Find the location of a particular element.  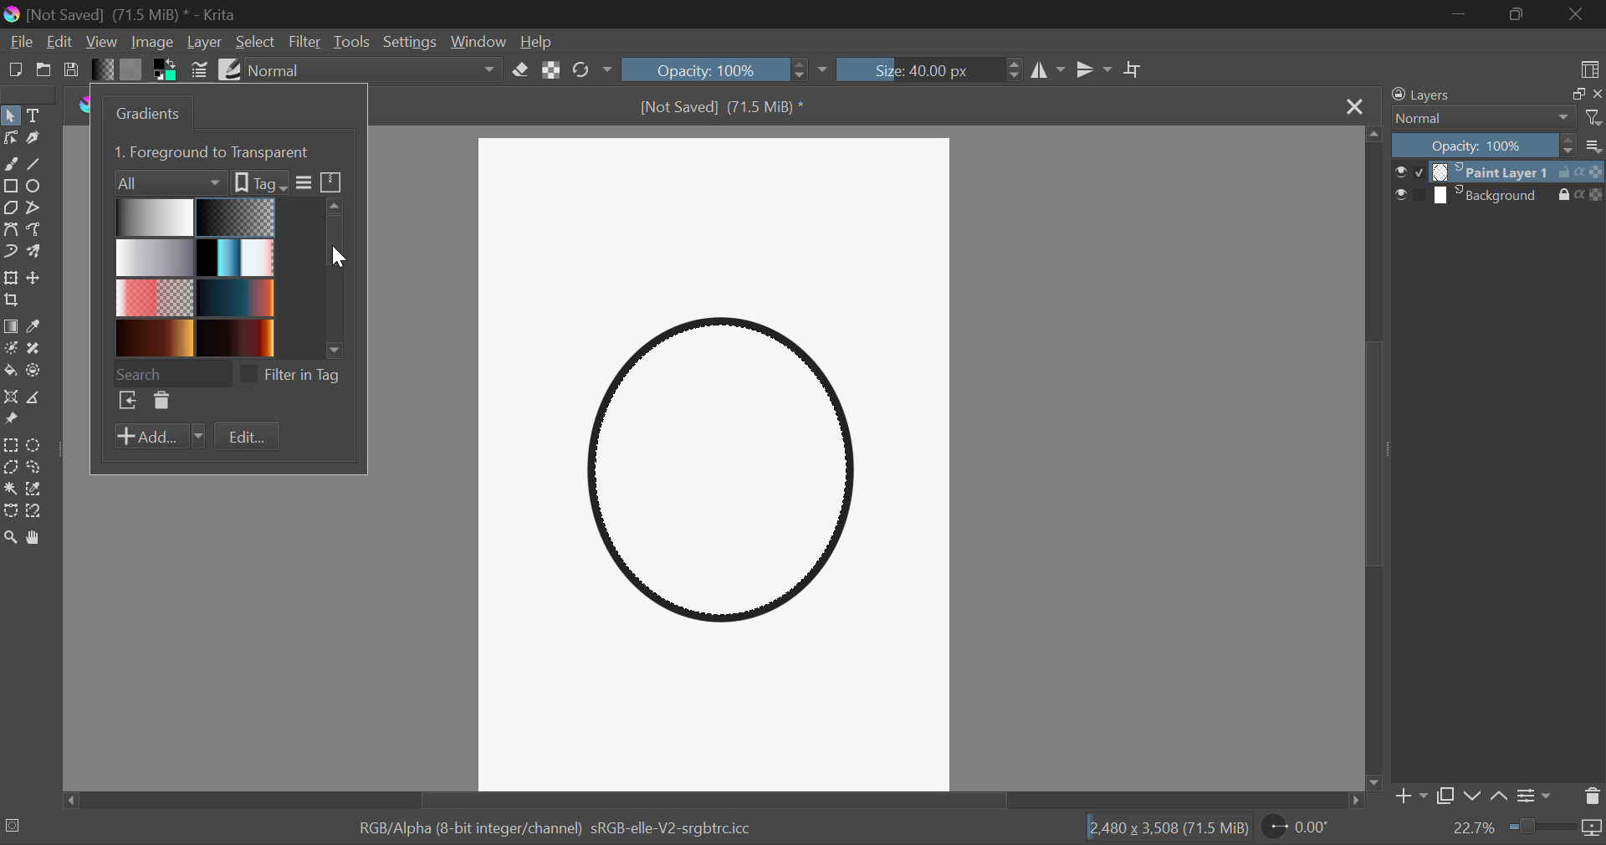

checkbox is located at coordinates (1412, 194).